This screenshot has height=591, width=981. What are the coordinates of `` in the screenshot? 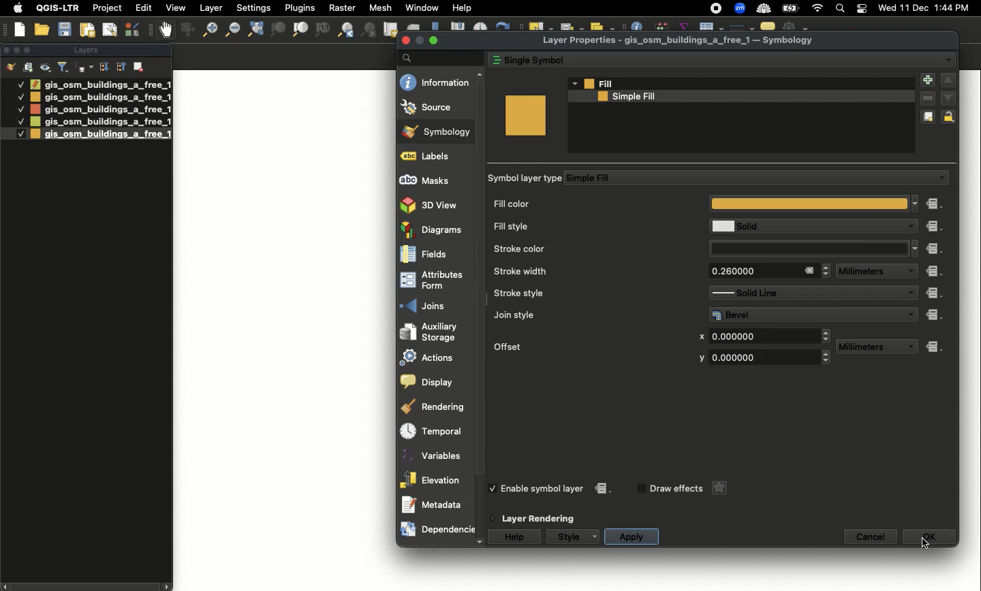 It's located at (935, 227).